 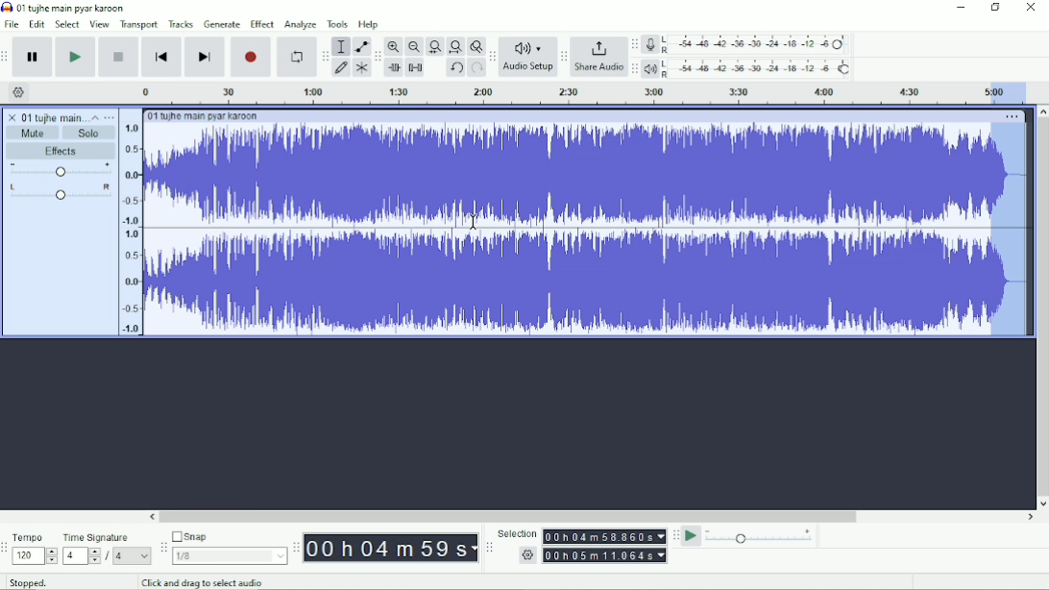 What do you see at coordinates (108, 556) in the screenshot?
I see `/` at bounding box center [108, 556].